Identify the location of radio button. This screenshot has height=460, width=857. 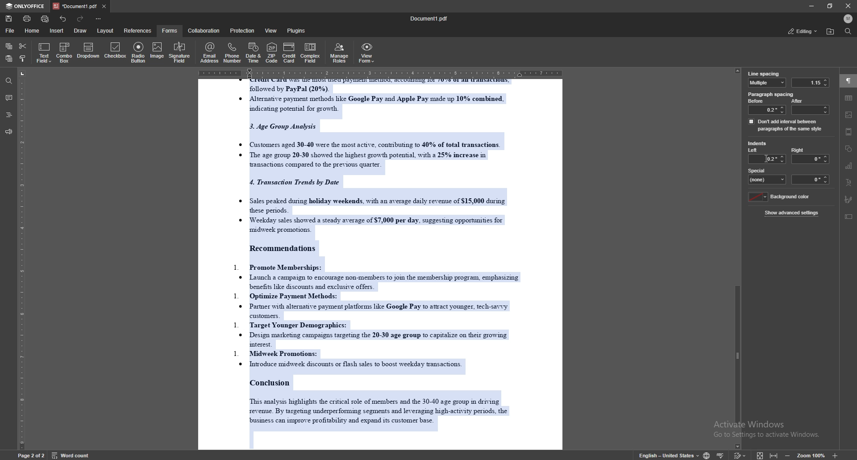
(139, 52).